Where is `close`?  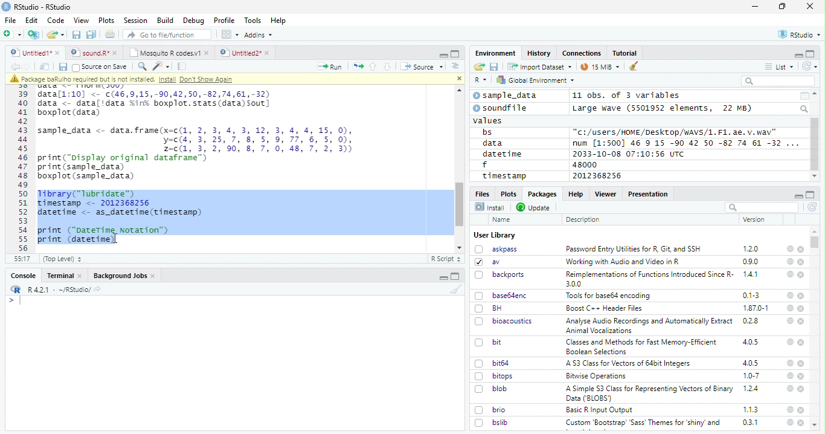
close is located at coordinates (802, 364).